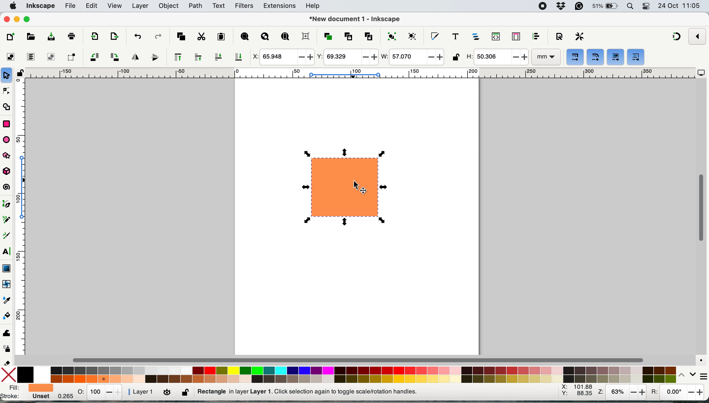  I want to click on switch between colors, so click(684, 374).